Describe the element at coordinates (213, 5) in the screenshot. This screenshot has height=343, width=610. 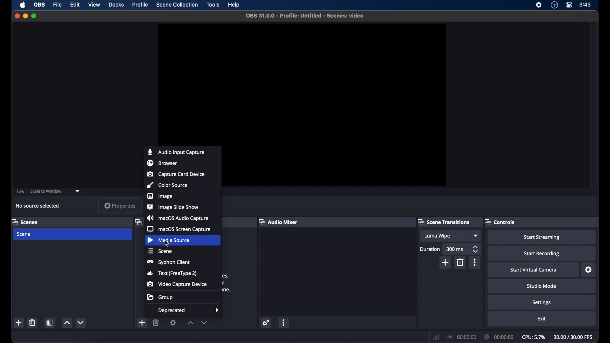
I see `tools` at that location.